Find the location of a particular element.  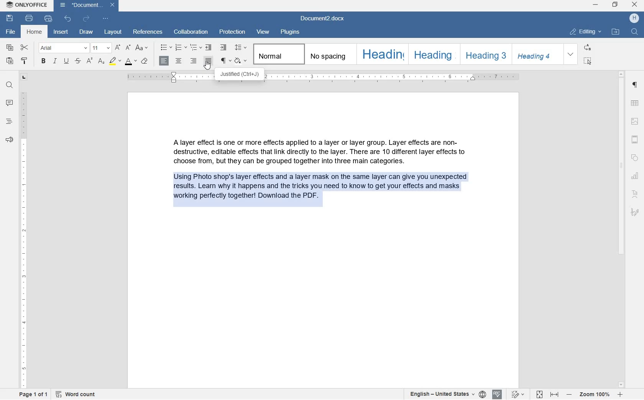

CURSOR is located at coordinates (208, 66).